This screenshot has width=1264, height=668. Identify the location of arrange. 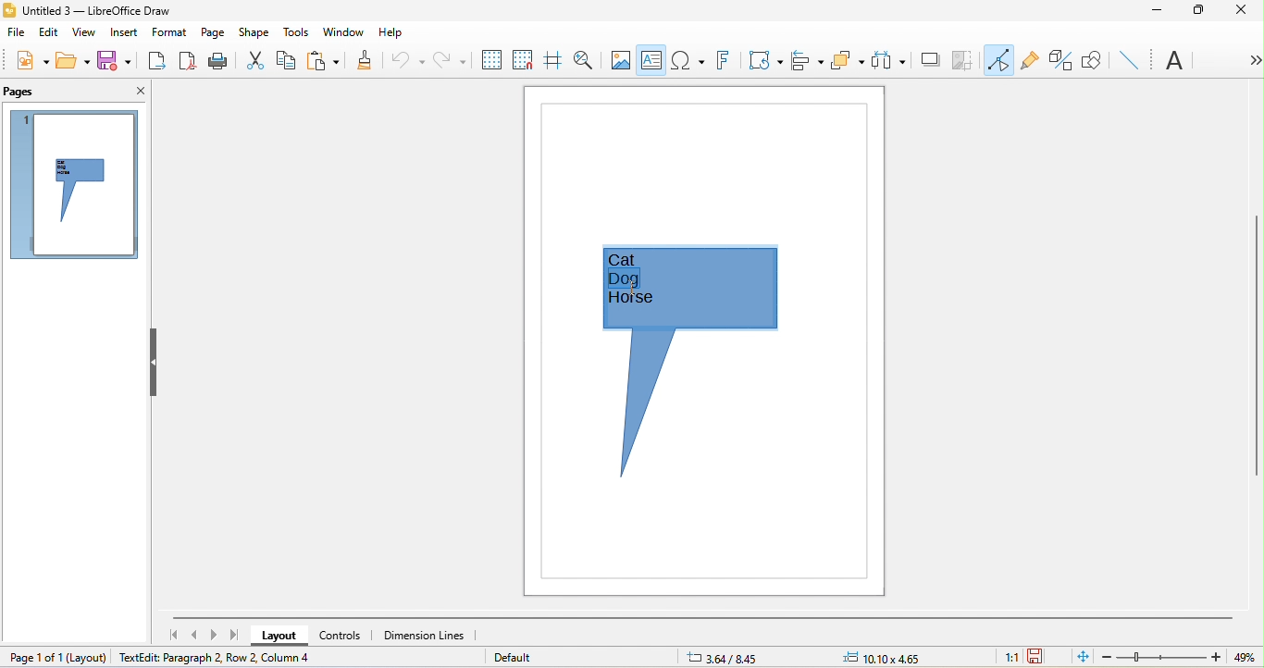
(849, 61).